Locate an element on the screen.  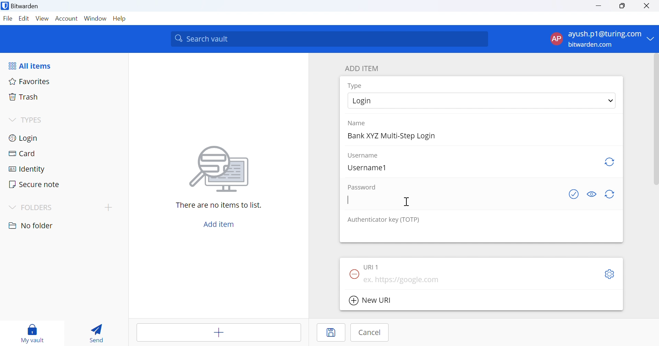
Authenticator key (TOTP) is located at coordinates (383, 220).